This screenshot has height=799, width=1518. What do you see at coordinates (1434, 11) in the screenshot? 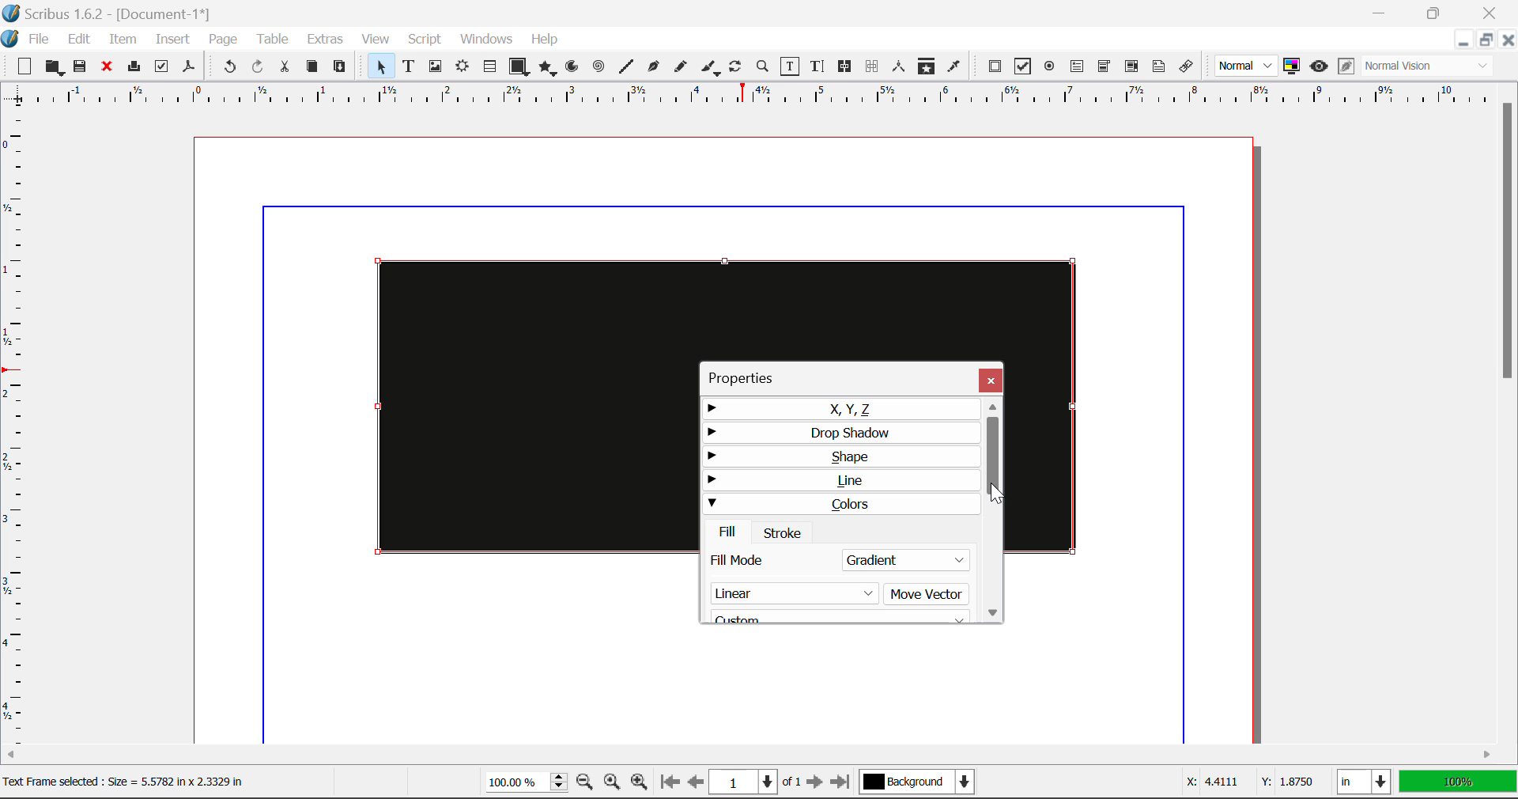
I see `Minimize` at bounding box center [1434, 11].